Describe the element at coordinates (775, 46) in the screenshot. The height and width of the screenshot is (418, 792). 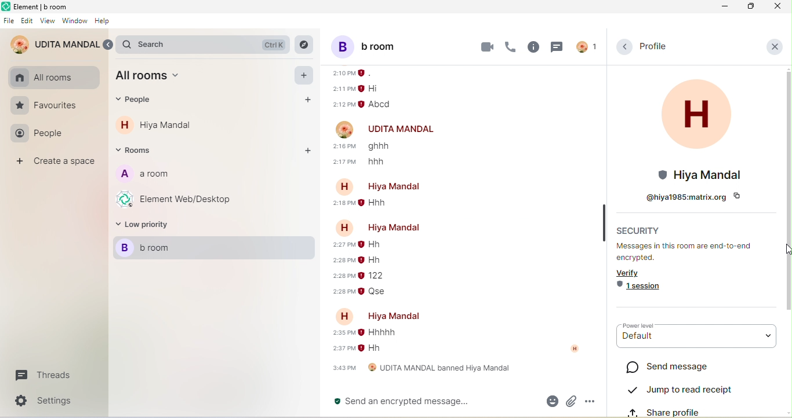
I see `close` at that location.